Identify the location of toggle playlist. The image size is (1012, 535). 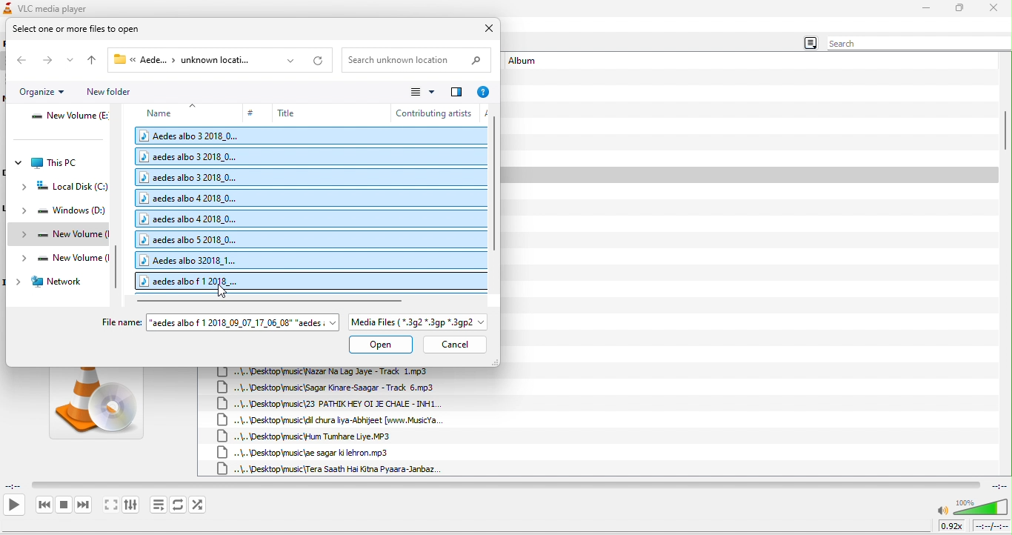
(159, 505).